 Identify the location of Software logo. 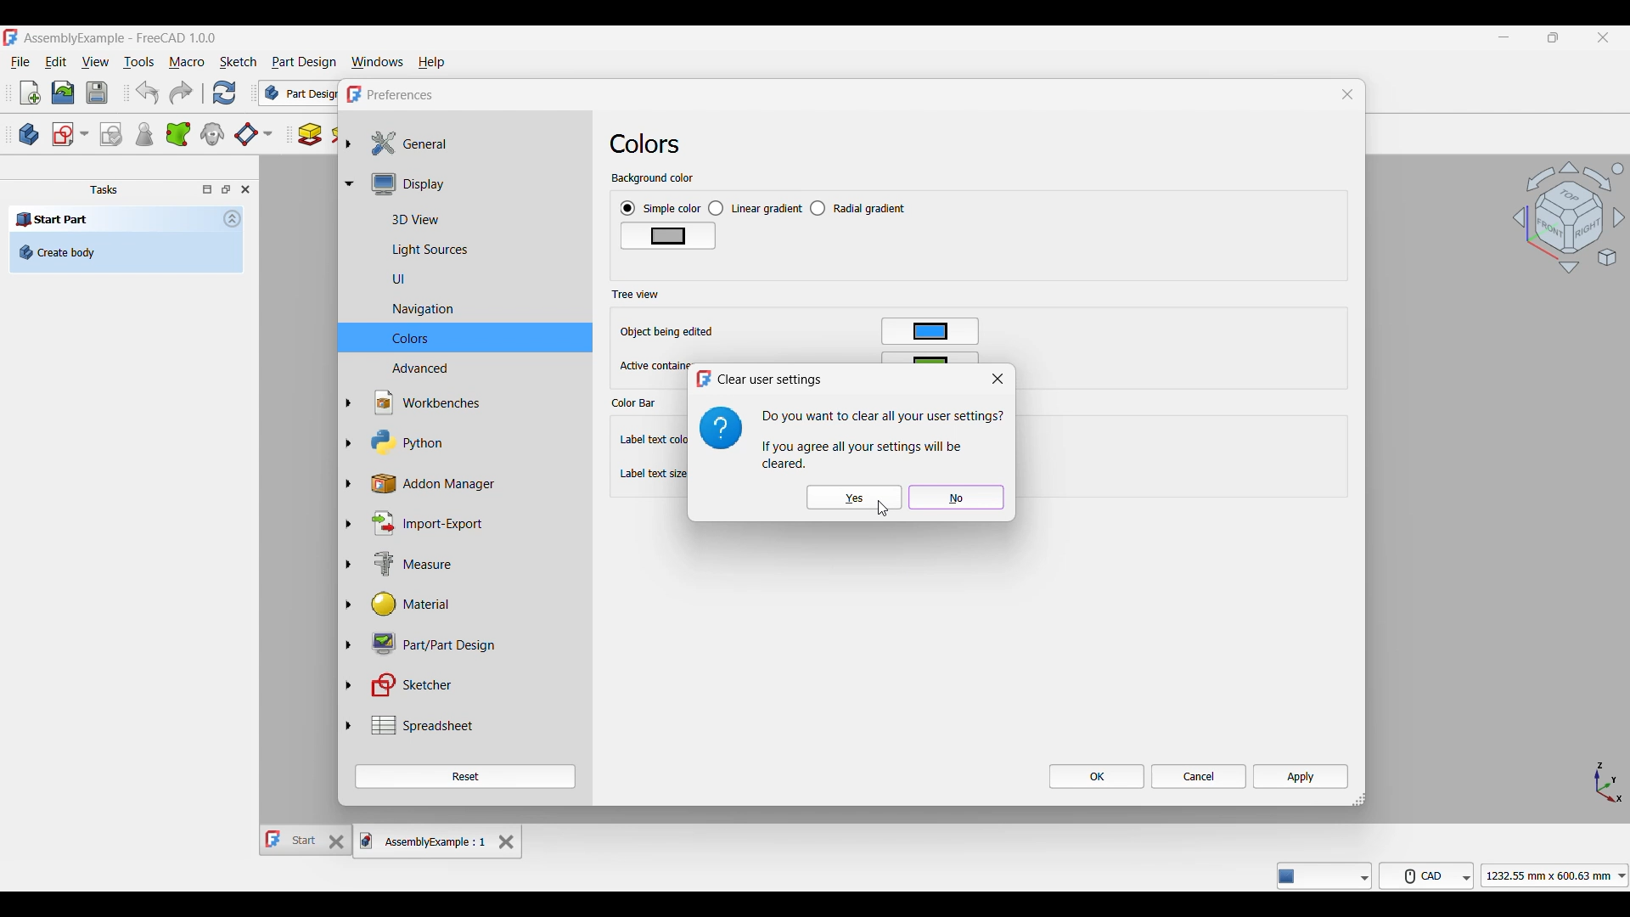
(10, 37).